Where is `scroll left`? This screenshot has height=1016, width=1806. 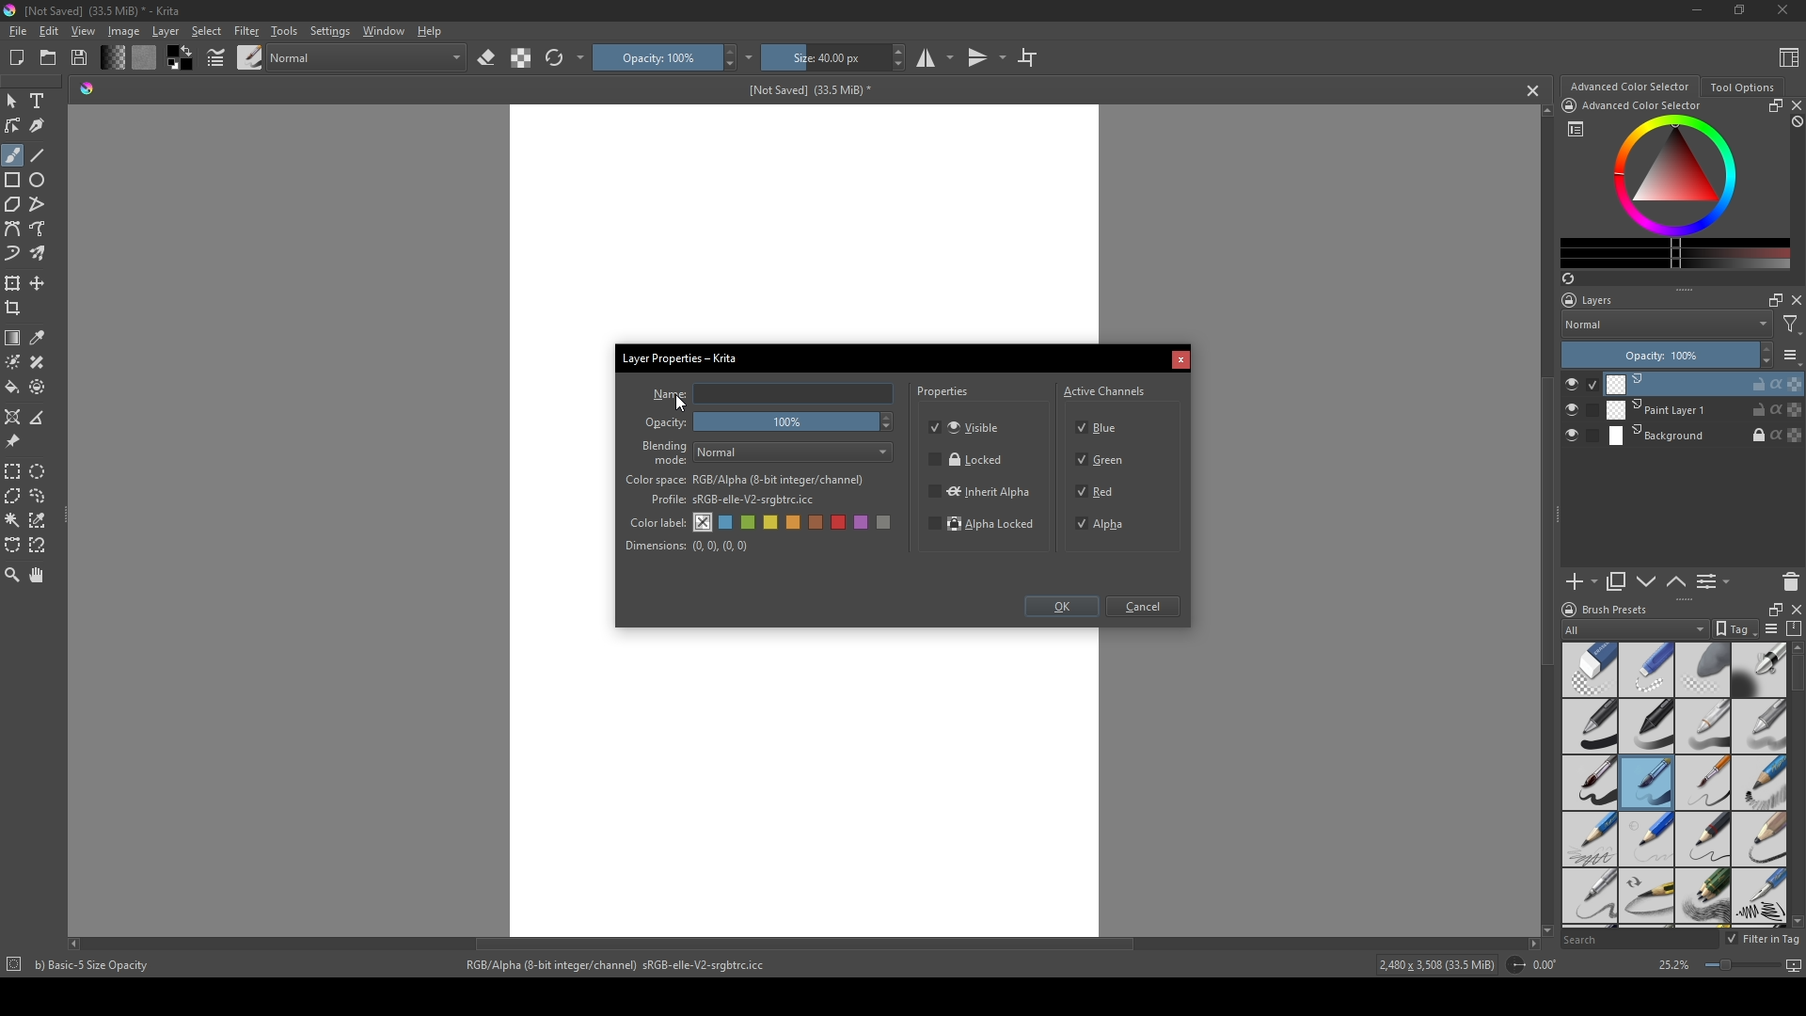
scroll left is located at coordinates (78, 944).